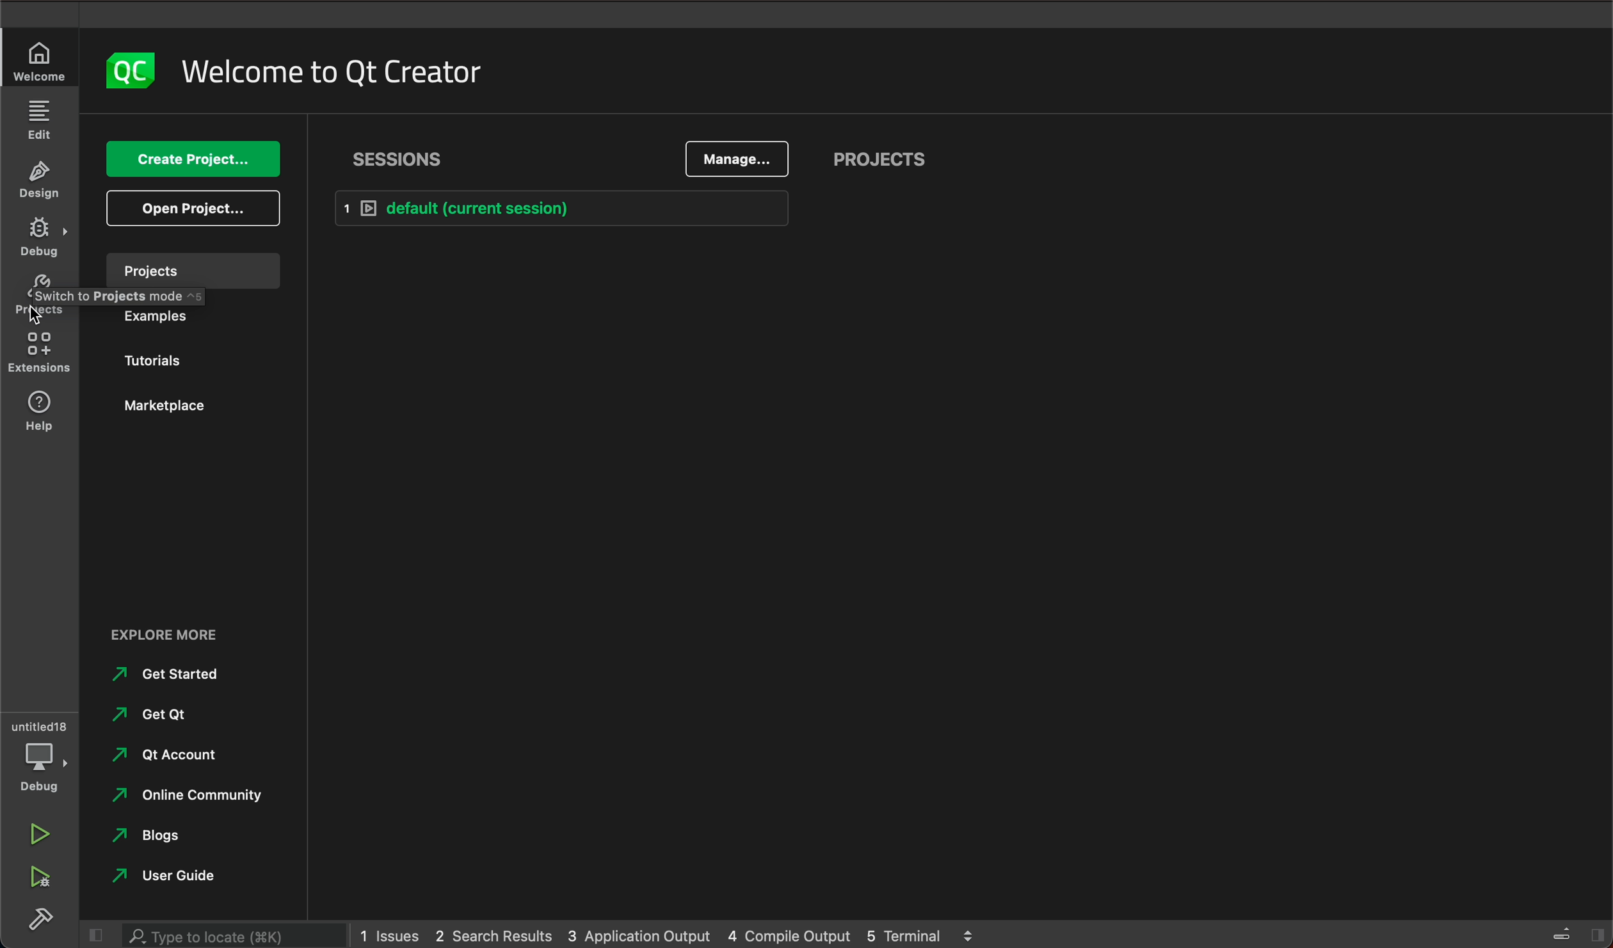  I want to click on close slidebar, so click(1562, 932).